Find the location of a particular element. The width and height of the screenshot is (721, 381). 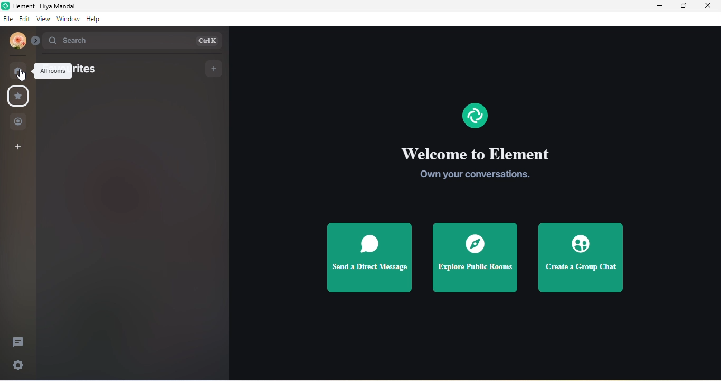

account is located at coordinates (17, 41).